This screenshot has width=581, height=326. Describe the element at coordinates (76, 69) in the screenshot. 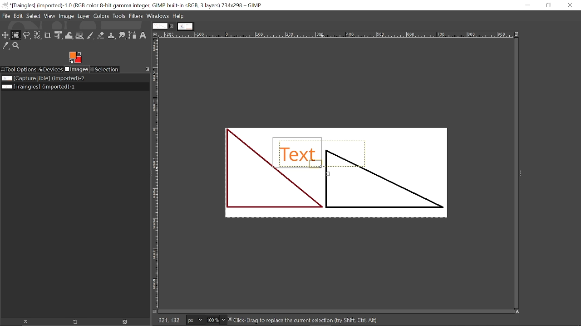

I see `Imges` at that location.